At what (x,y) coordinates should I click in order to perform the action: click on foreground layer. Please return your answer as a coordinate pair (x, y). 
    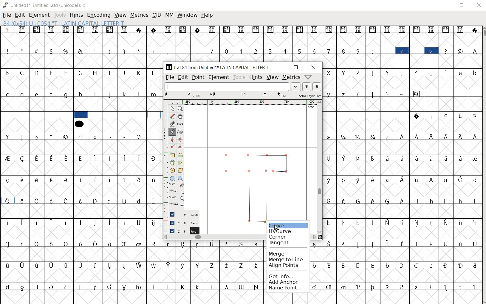
    Looking at the image, I should click on (184, 230).